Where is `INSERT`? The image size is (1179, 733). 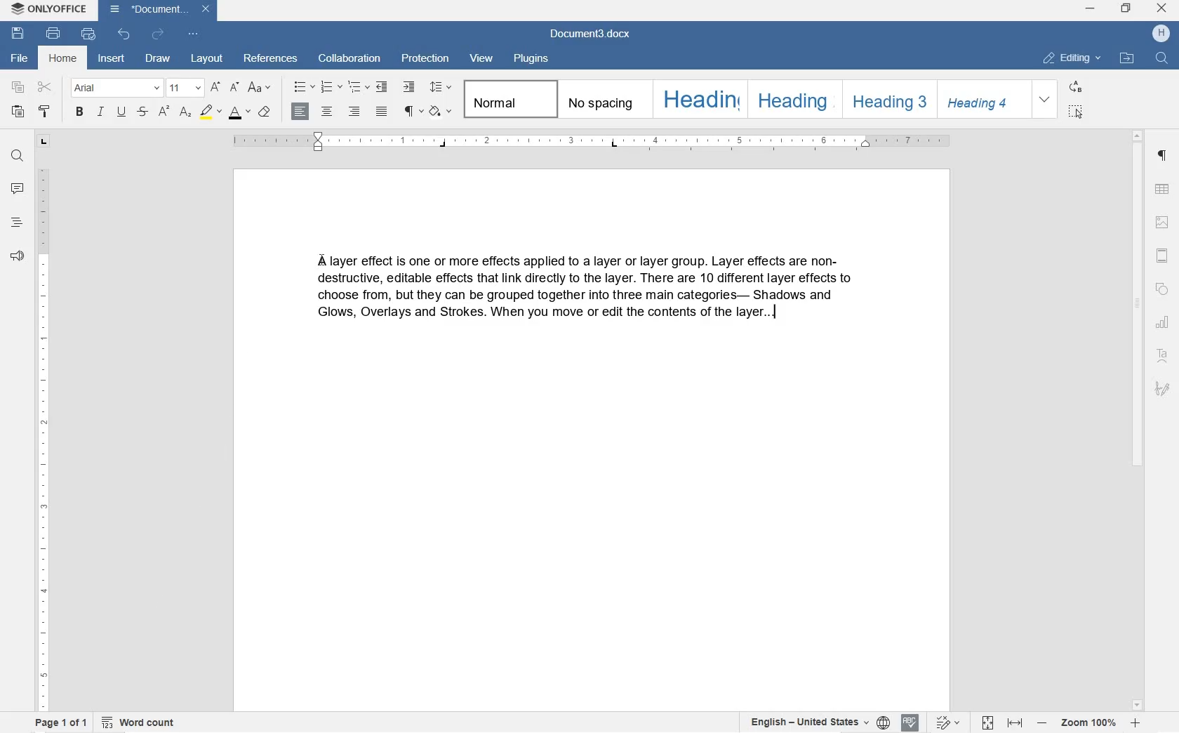
INSERT is located at coordinates (112, 60).